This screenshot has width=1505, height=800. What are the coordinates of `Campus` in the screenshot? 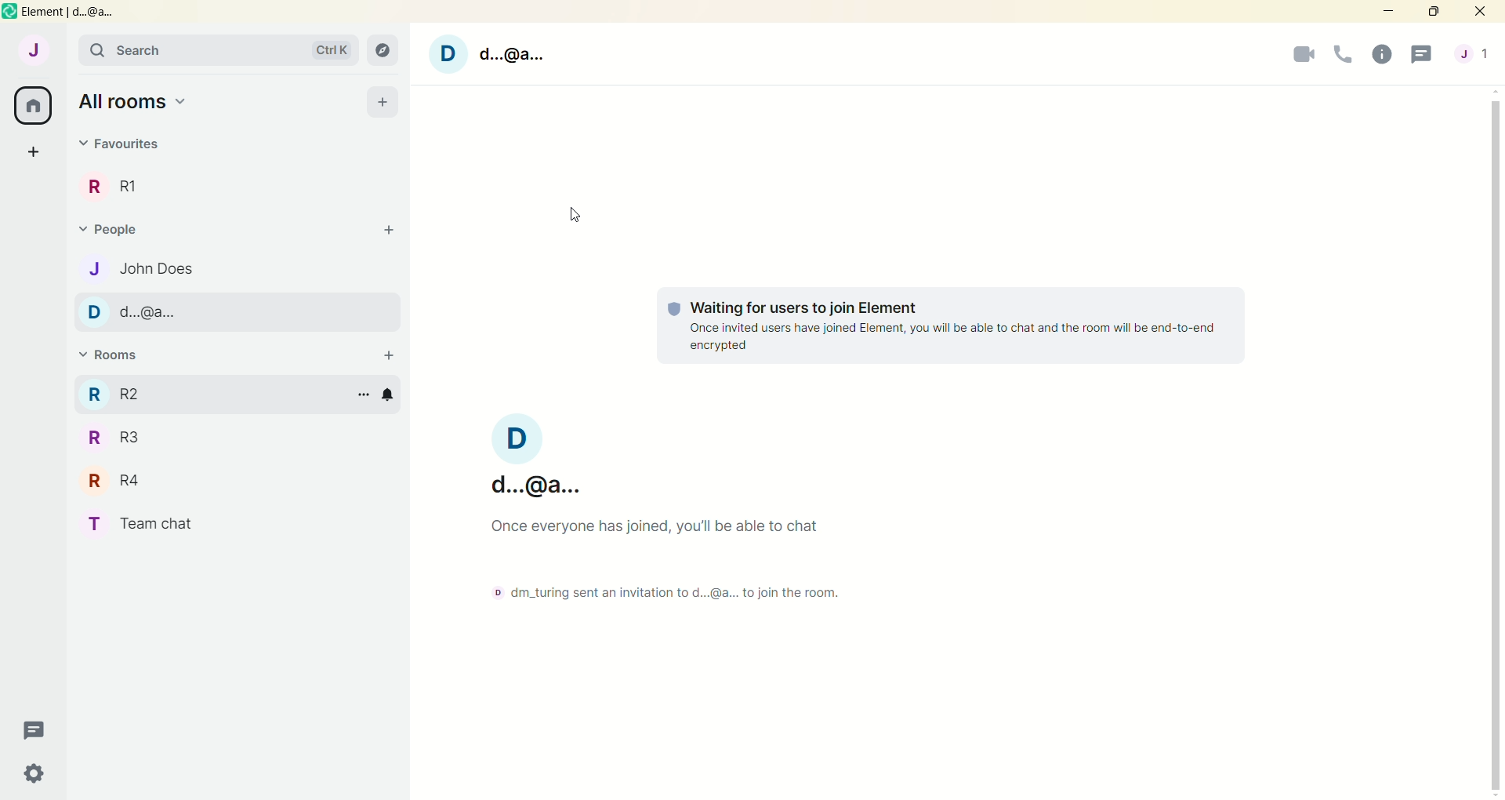 It's located at (386, 50).